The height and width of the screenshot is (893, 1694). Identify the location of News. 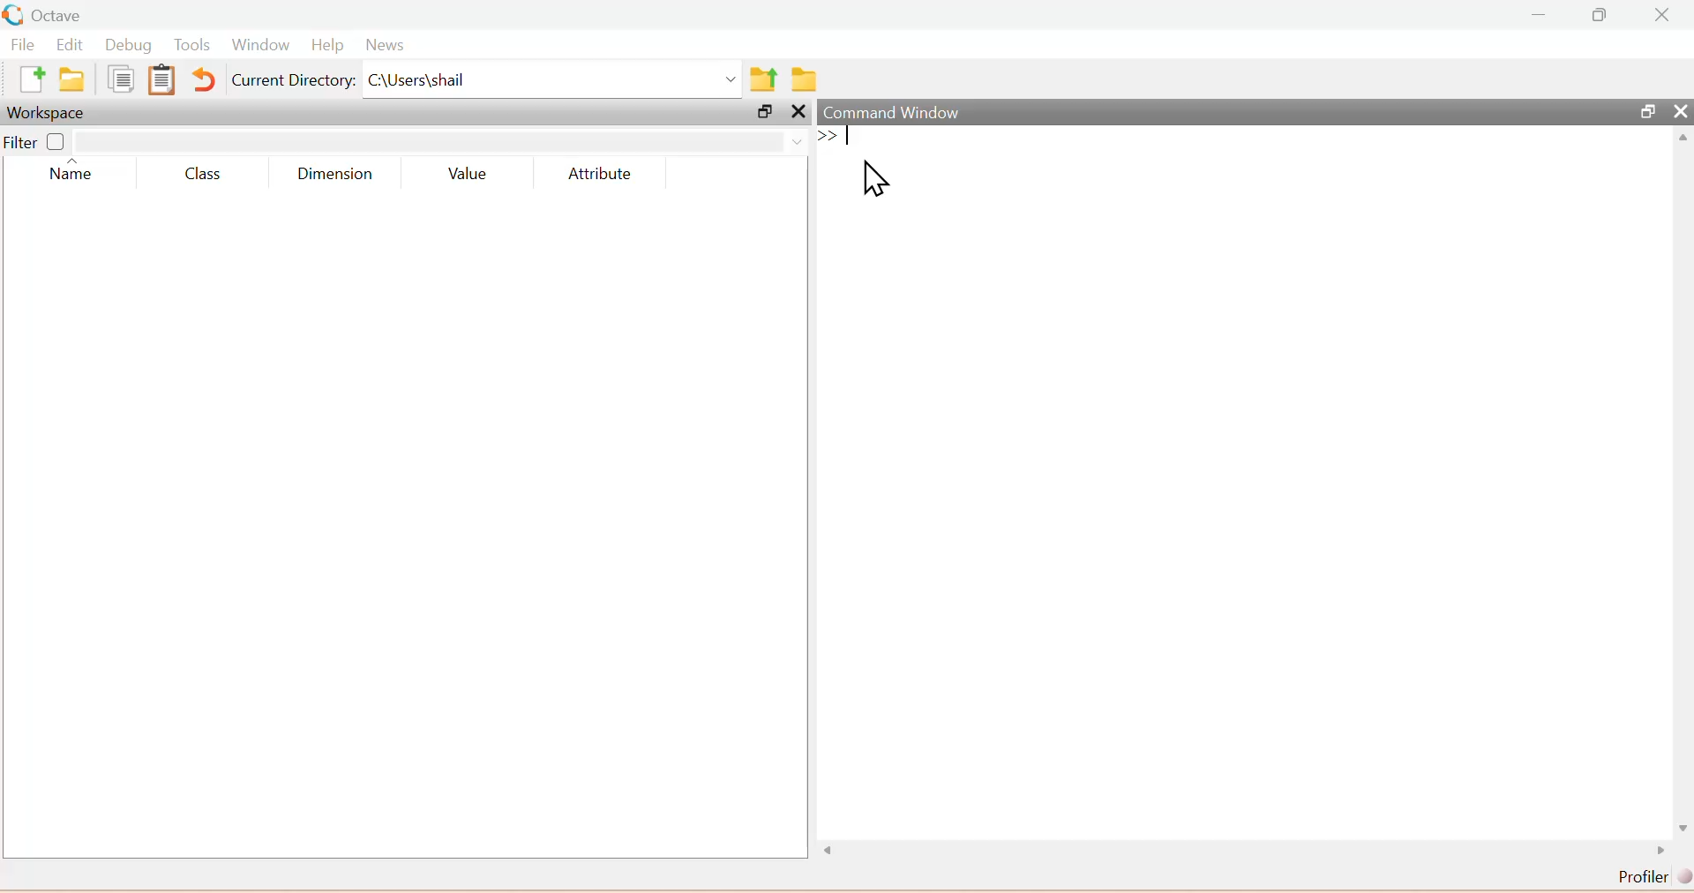
(383, 47).